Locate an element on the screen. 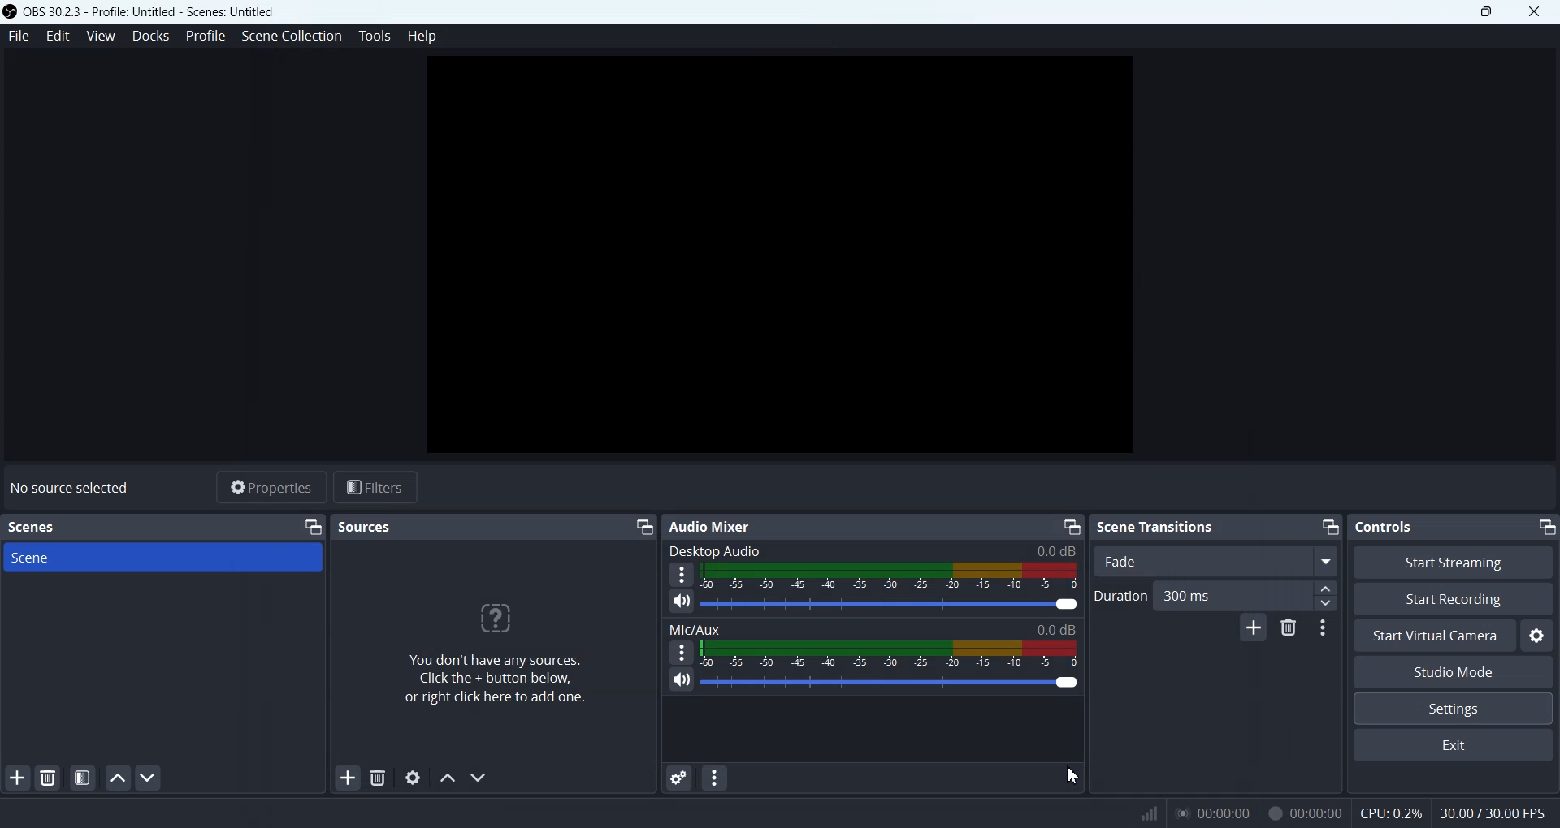 The image size is (1560, 828). Start Streaming is located at coordinates (1452, 562).